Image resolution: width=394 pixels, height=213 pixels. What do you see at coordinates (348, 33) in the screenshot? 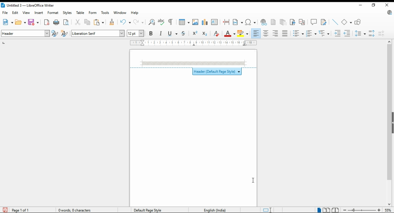
I see `decrease indent` at bounding box center [348, 33].